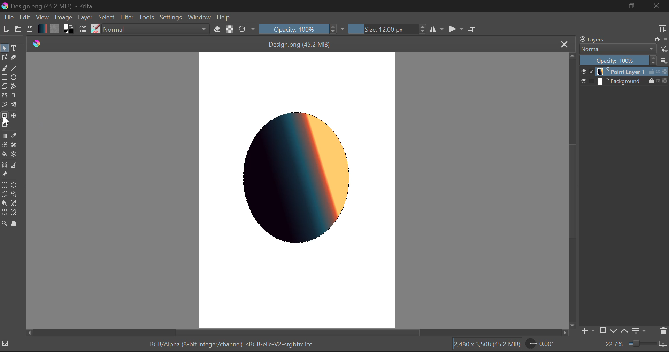  I want to click on Magnetic Selection, so click(14, 213).